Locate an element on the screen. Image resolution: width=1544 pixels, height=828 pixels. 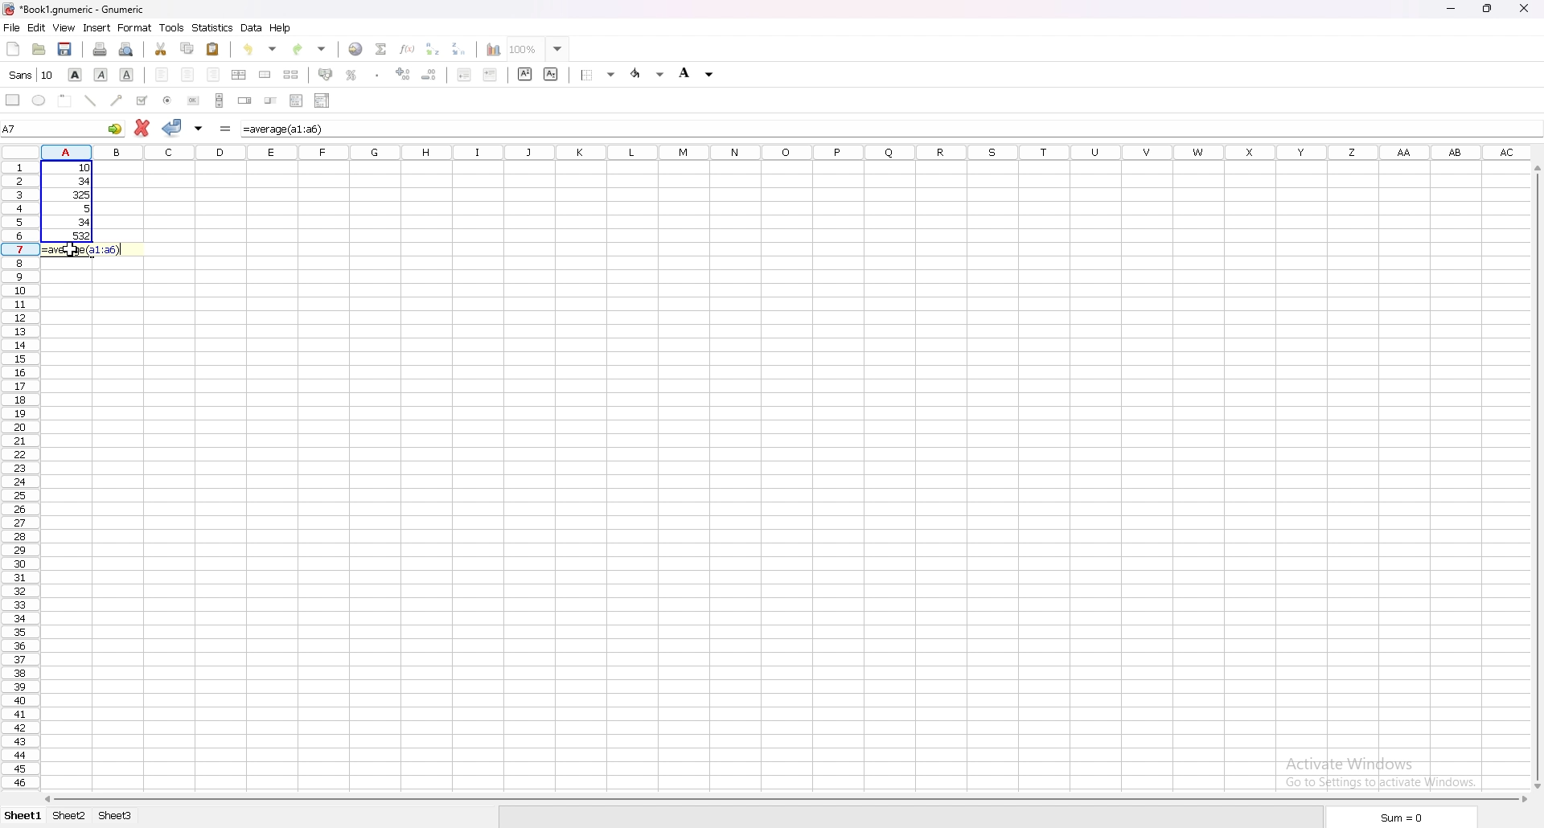
ellipse is located at coordinates (39, 99).